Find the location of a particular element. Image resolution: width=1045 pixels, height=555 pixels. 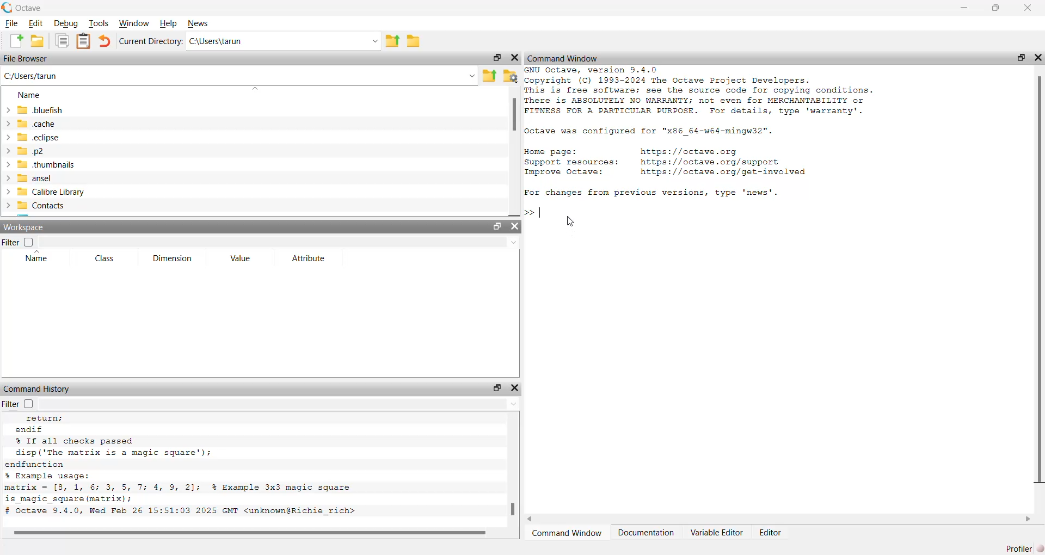

File is located at coordinates (11, 23).